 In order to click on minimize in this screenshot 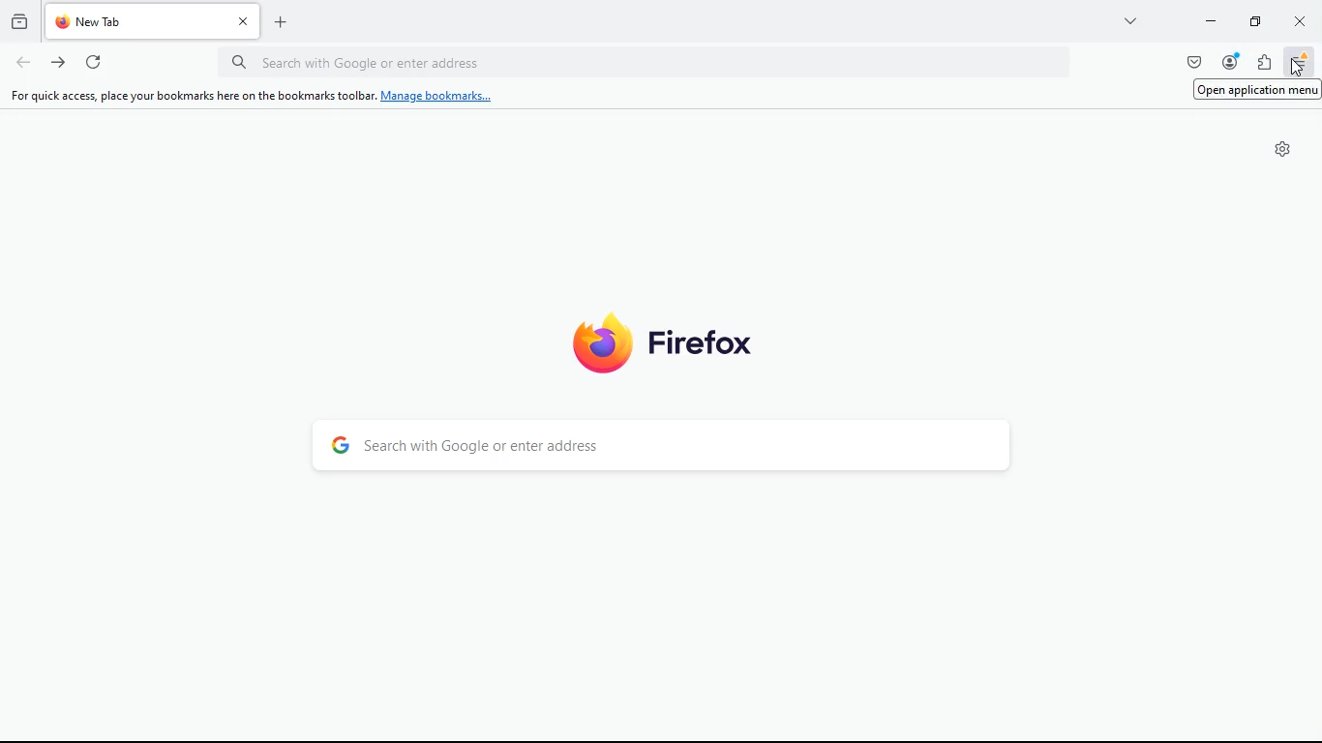, I will do `click(1209, 23)`.